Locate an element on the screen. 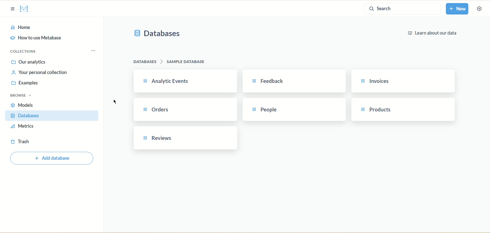 The image size is (490, 233). orders is located at coordinates (186, 110).